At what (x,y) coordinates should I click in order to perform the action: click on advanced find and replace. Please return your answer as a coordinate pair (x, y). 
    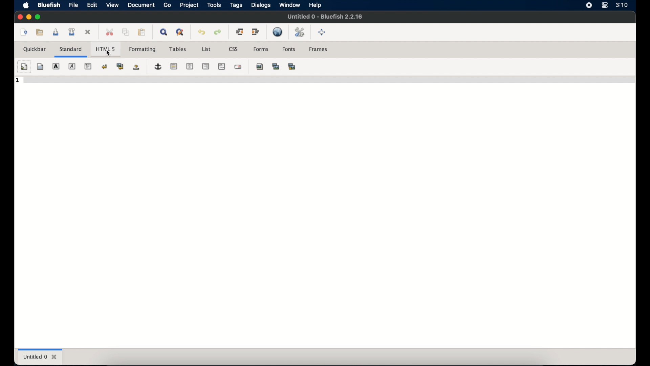
    Looking at the image, I should click on (180, 33).